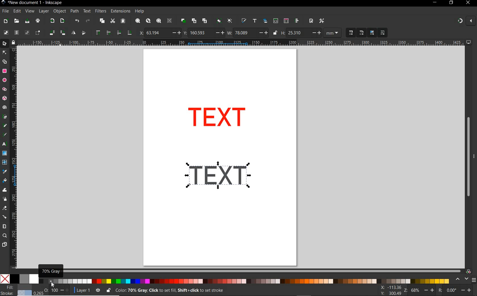 The width and height of the screenshot is (477, 296). Describe the element at coordinates (265, 22) in the screenshot. I see `open objects` at that location.